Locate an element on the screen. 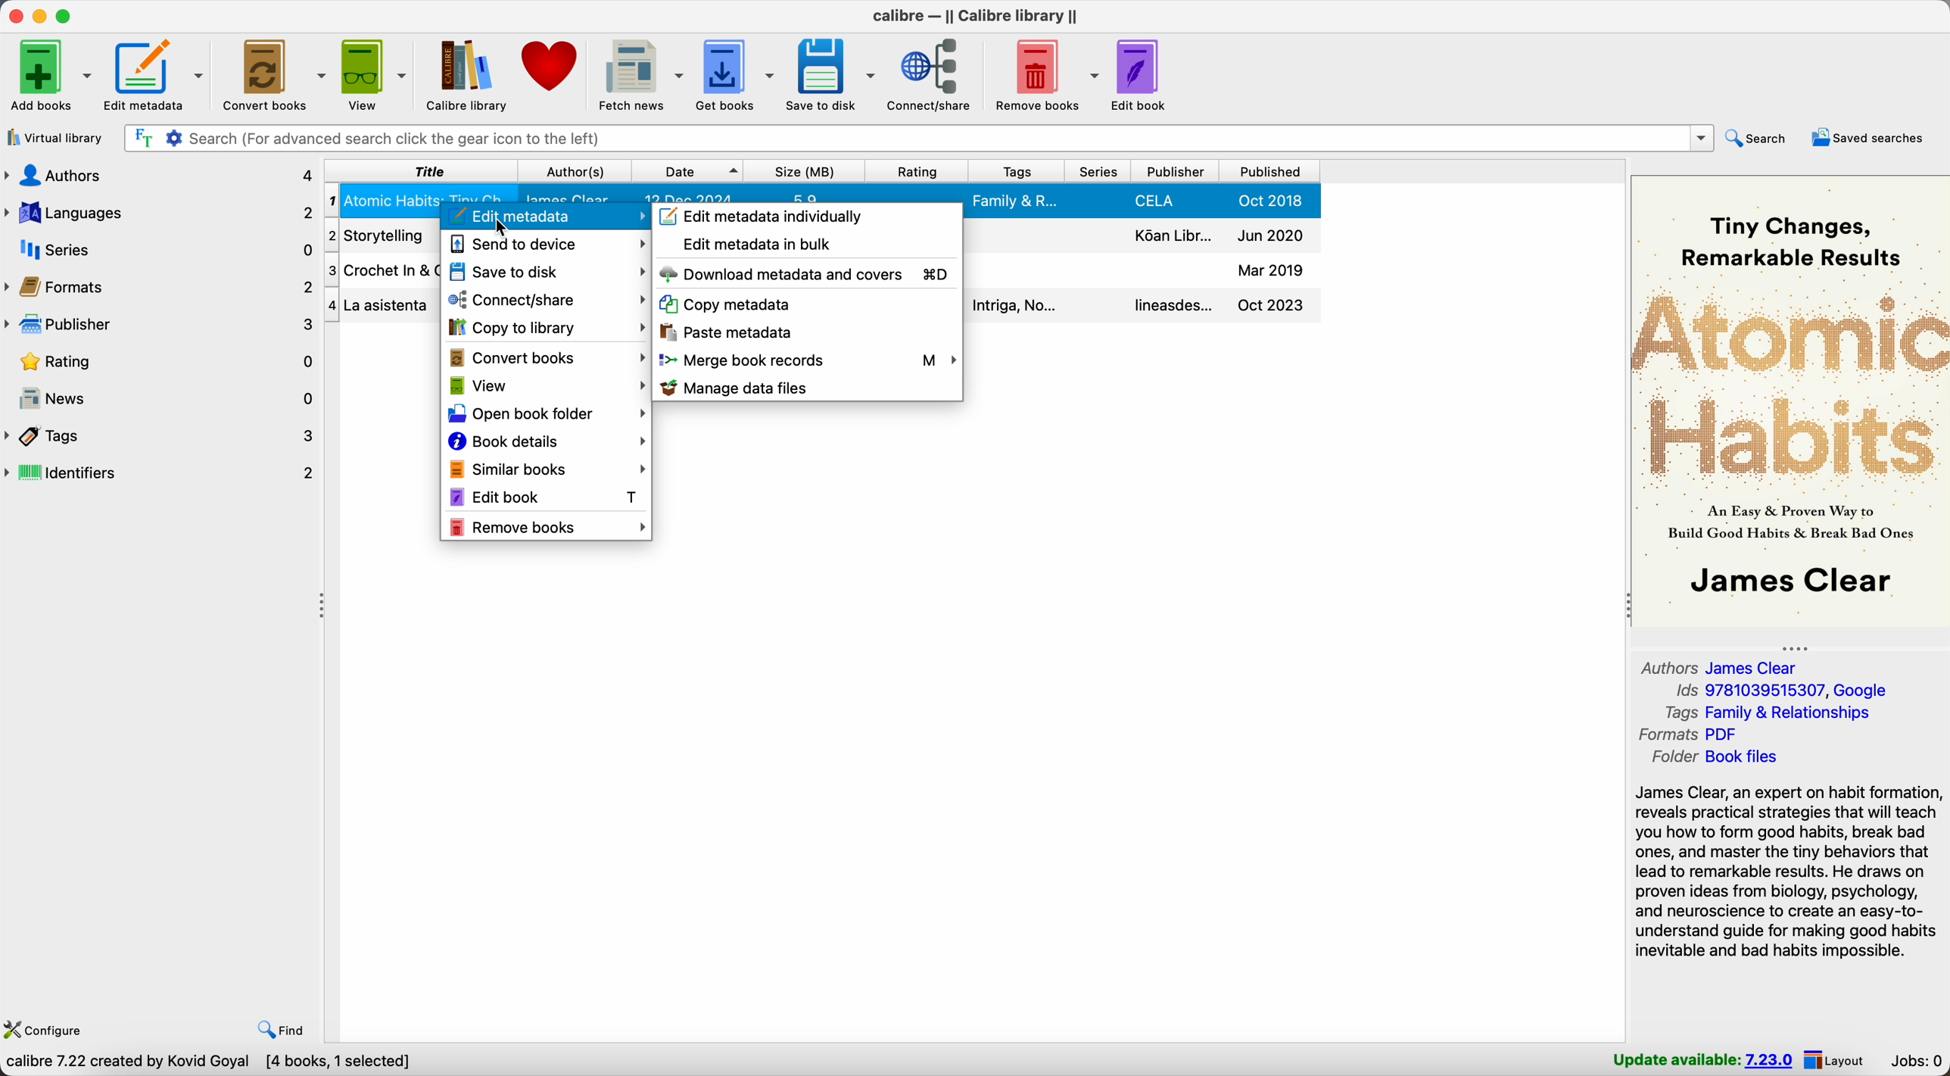 The width and height of the screenshot is (1950, 1076). identifiers is located at coordinates (161, 474).